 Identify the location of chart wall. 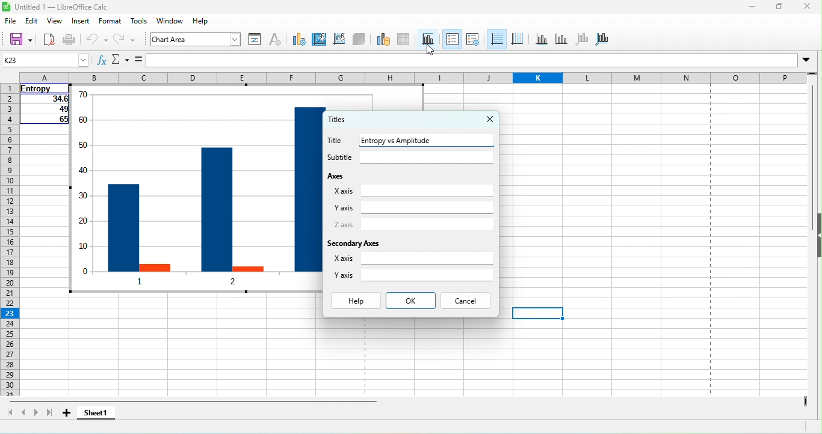
(340, 41).